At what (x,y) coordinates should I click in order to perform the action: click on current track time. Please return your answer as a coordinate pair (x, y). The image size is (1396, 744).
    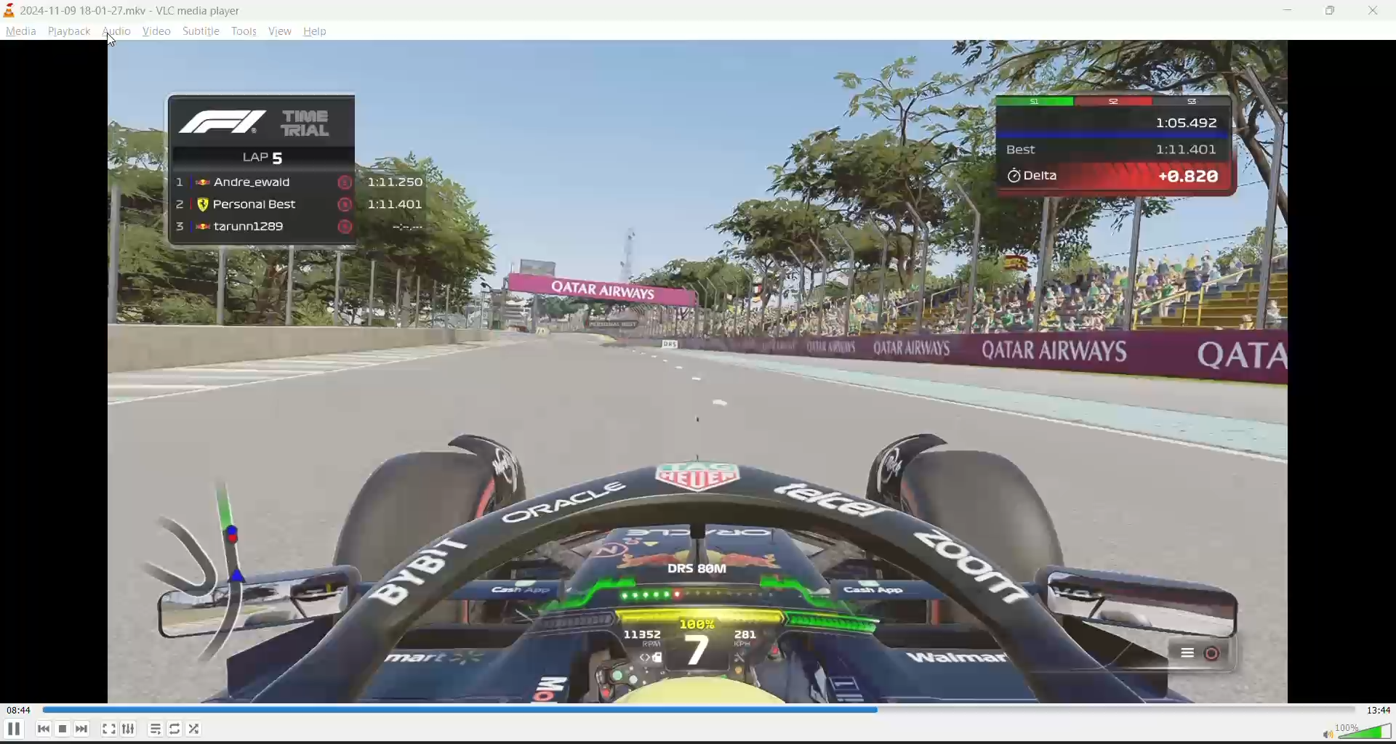
    Looking at the image, I should click on (17, 710).